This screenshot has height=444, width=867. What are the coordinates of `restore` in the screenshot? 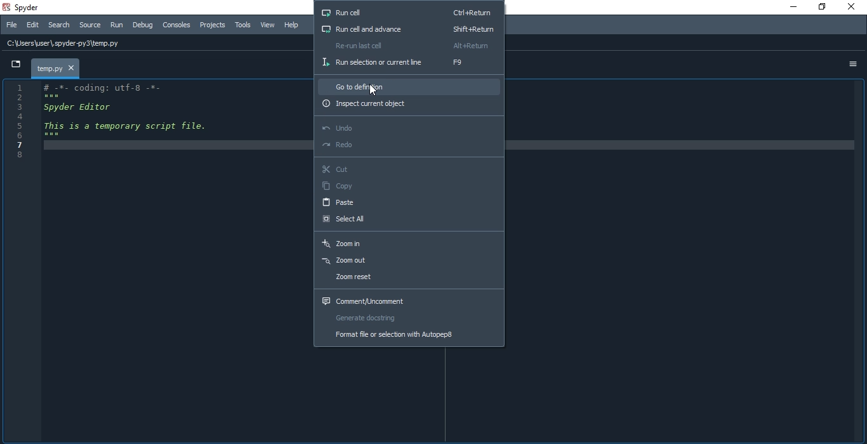 It's located at (822, 8).